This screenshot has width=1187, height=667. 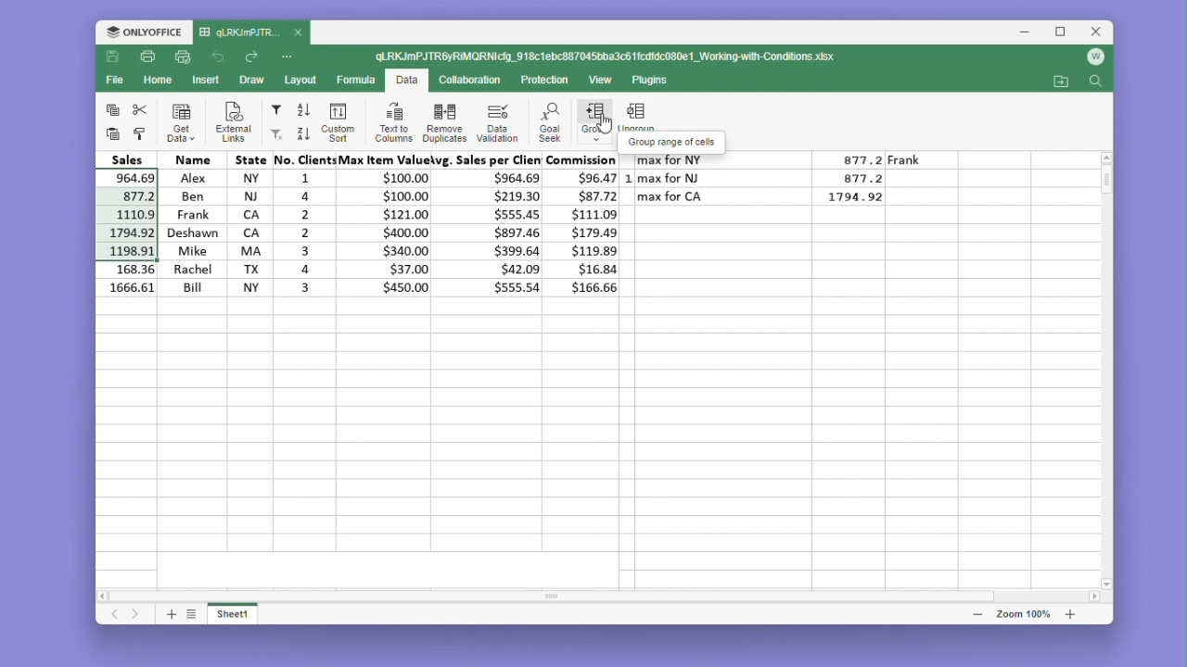 I want to click on File, so click(x=118, y=80).